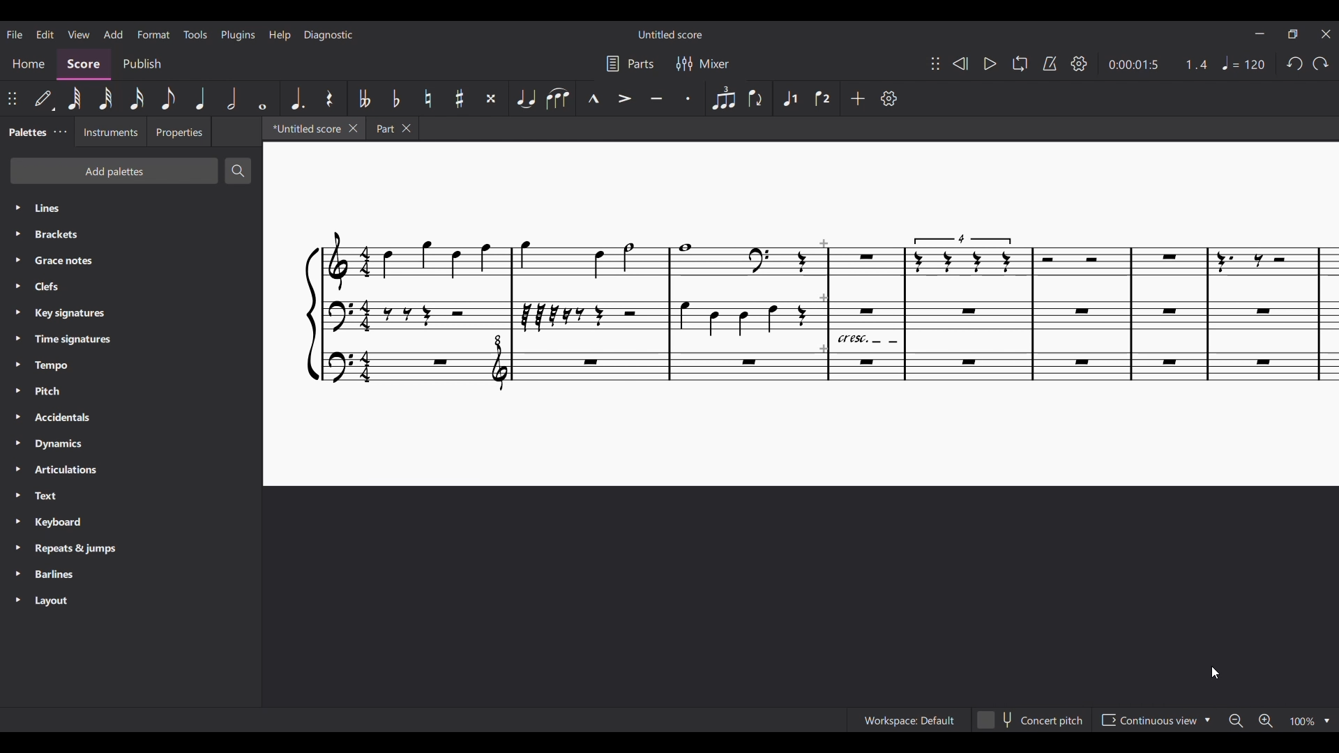 Image resolution: width=1339 pixels, height=753 pixels. Describe the element at coordinates (14, 34) in the screenshot. I see `File menu` at that location.